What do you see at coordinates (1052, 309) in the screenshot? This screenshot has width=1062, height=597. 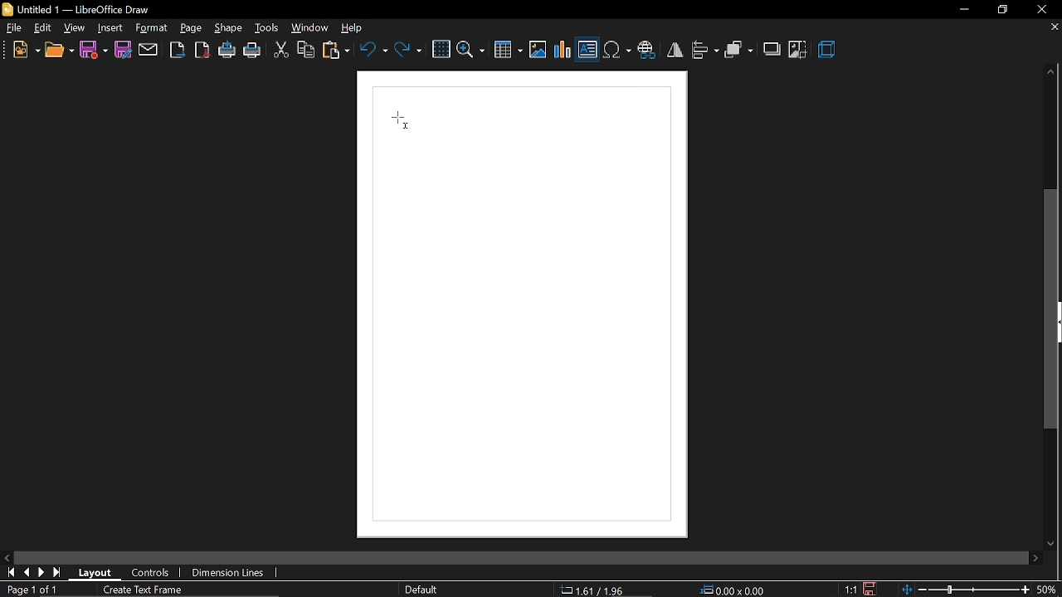 I see `vertical scrollbar` at bounding box center [1052, 309].